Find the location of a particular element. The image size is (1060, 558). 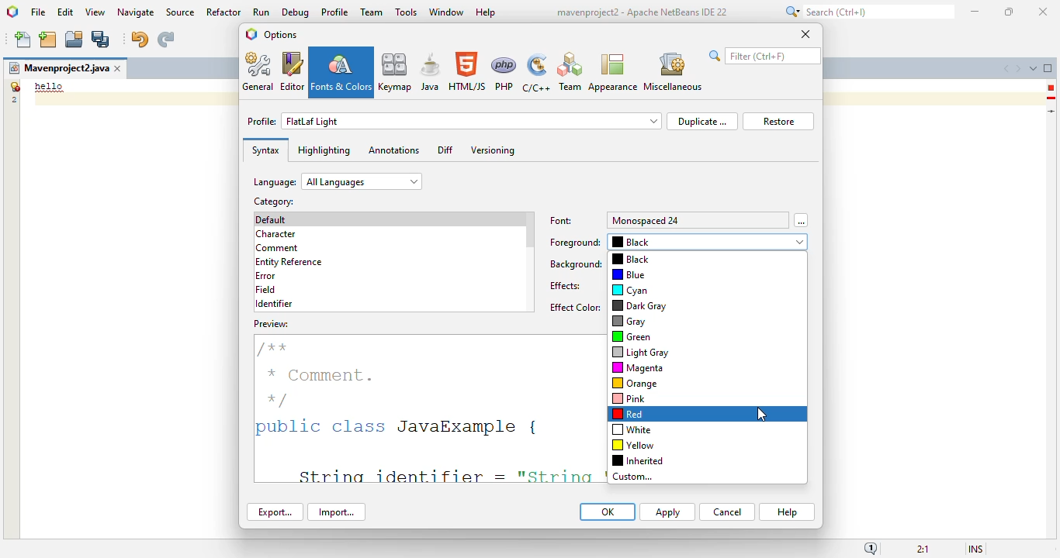

category is located at coordinates (272, 201).